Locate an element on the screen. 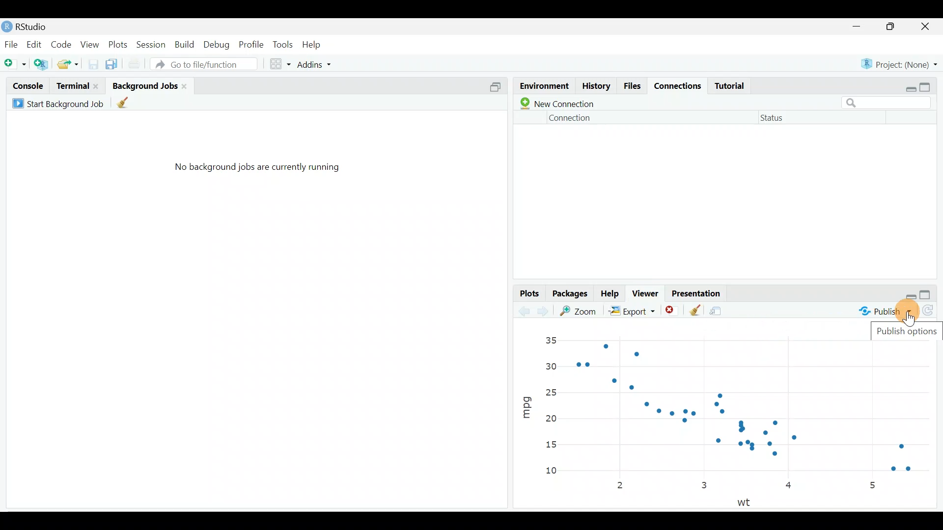  25 is located at coordinates (555, 391).